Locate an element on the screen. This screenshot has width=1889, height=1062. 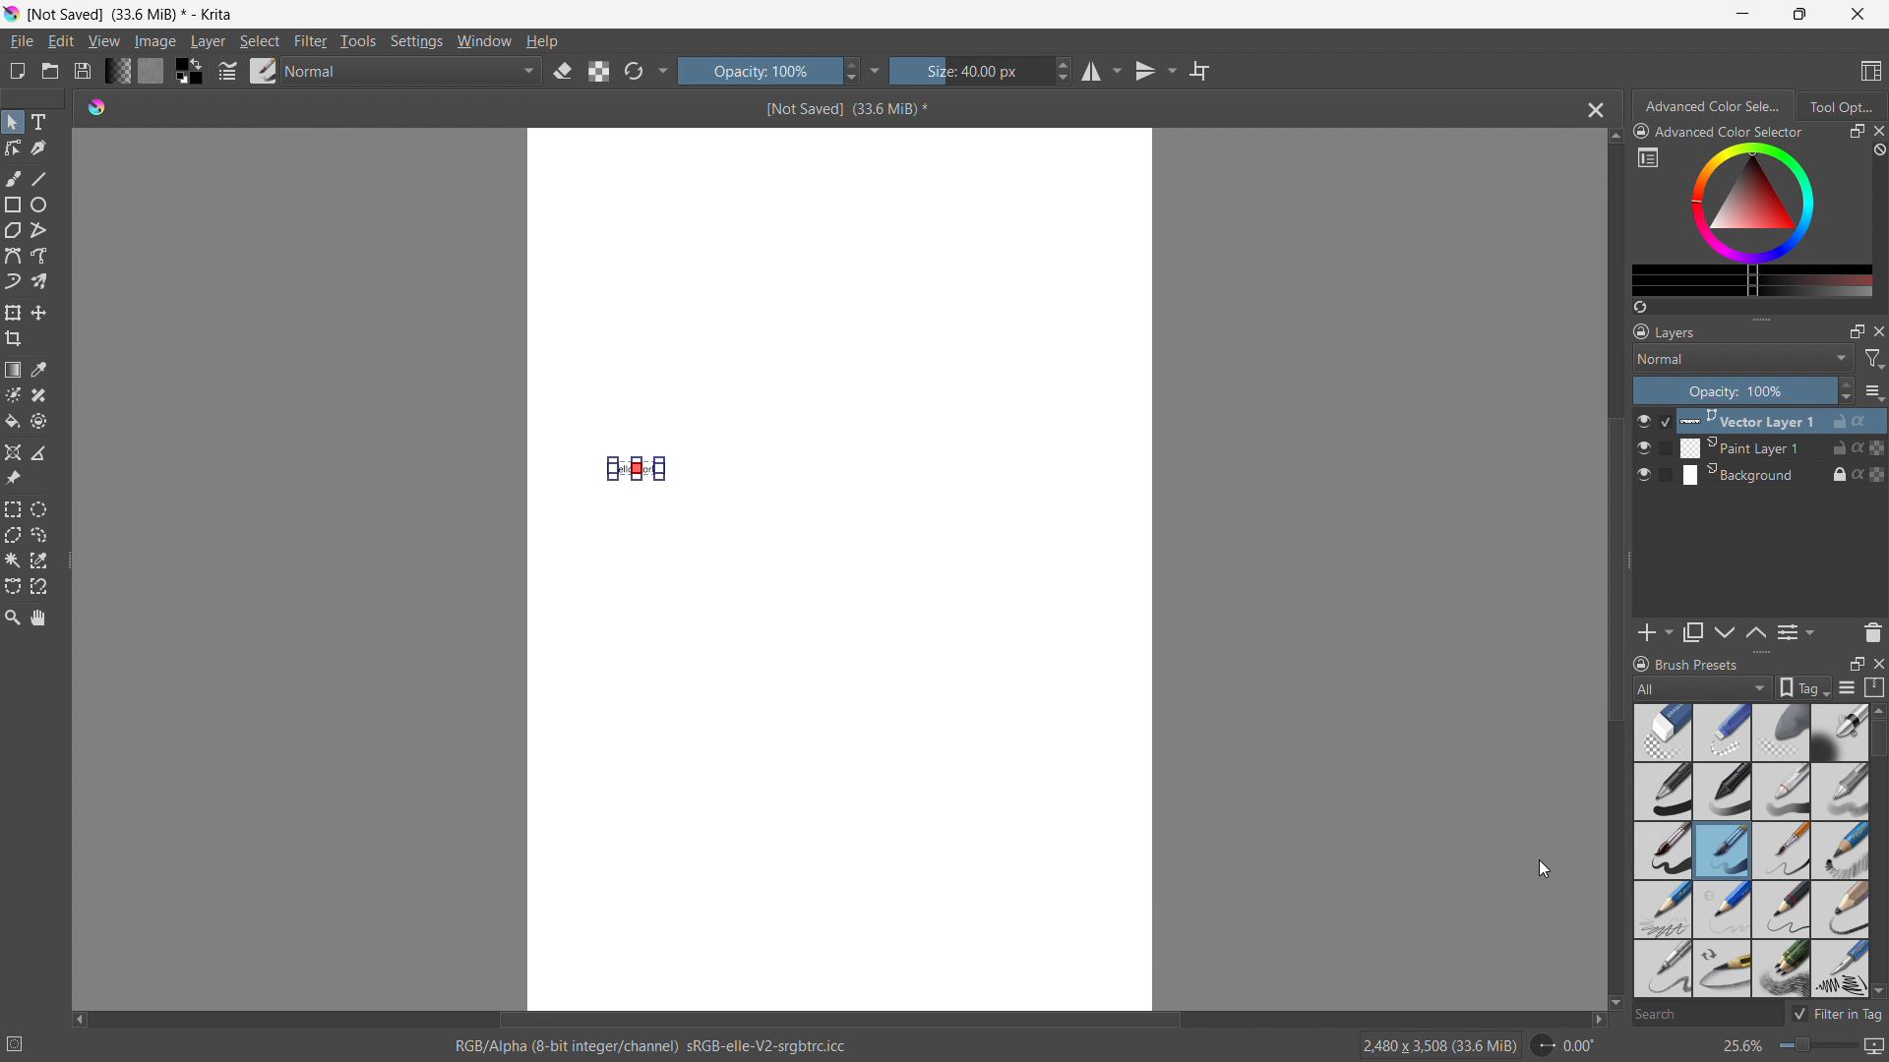
open is located at coordinates (50, 71).